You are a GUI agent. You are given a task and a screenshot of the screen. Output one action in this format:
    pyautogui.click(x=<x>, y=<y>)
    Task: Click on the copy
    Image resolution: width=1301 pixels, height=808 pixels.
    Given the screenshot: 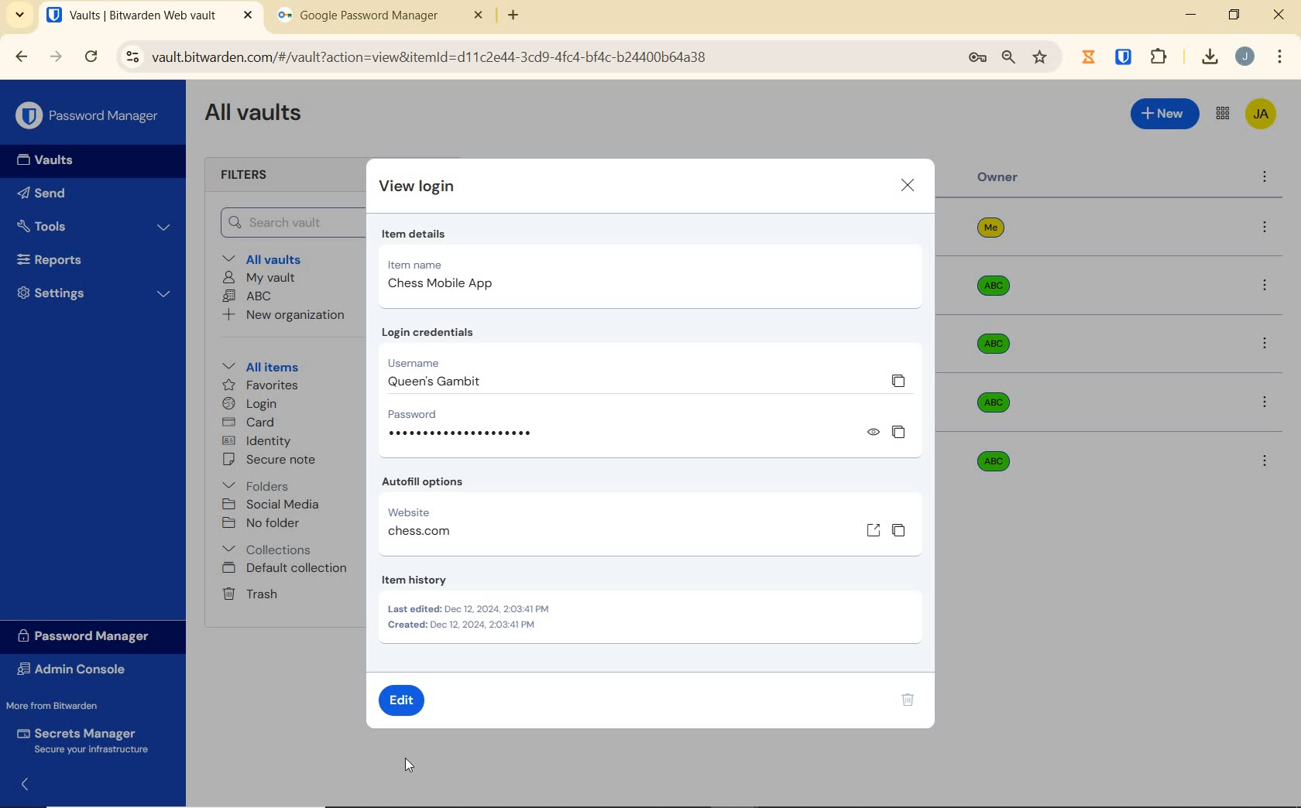 What is the action you would take?
    pyautogui.click(x=900, y=532)
    